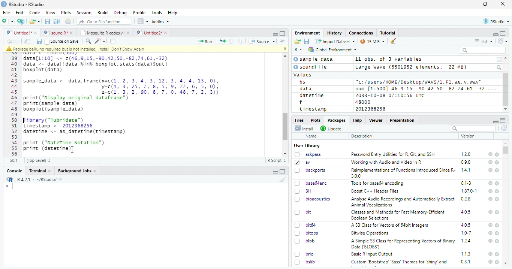 Image resolution: width=512 pixels, height=269 pixels. I want to click on close, so click(498, 226).